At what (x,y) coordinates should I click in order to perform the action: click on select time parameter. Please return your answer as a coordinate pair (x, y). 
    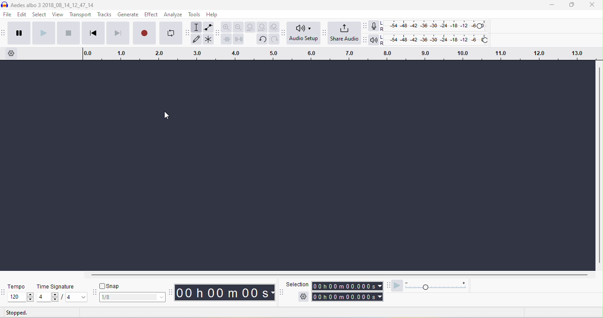
    Looking at the image, I should click on (380, 297).